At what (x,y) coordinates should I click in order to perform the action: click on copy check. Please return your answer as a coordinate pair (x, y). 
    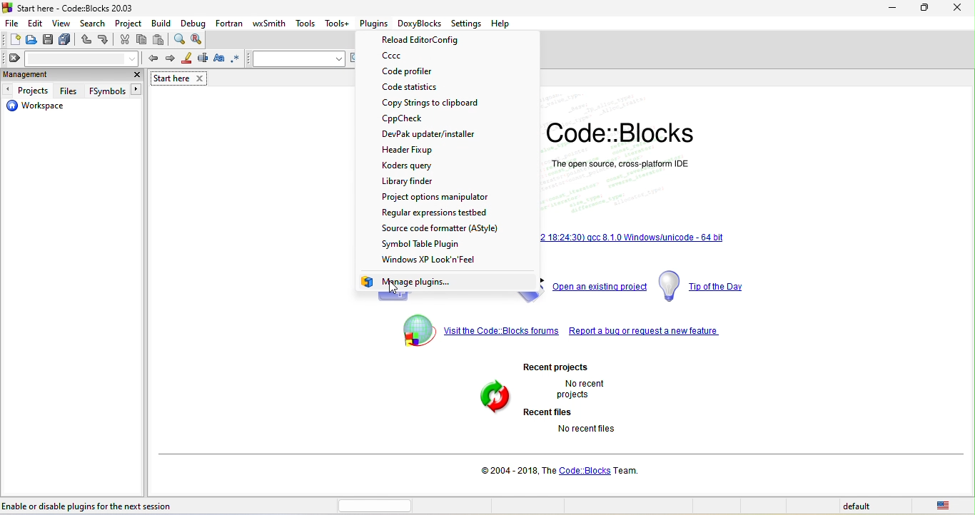
    Looking at the image, I should click on (417, 119).